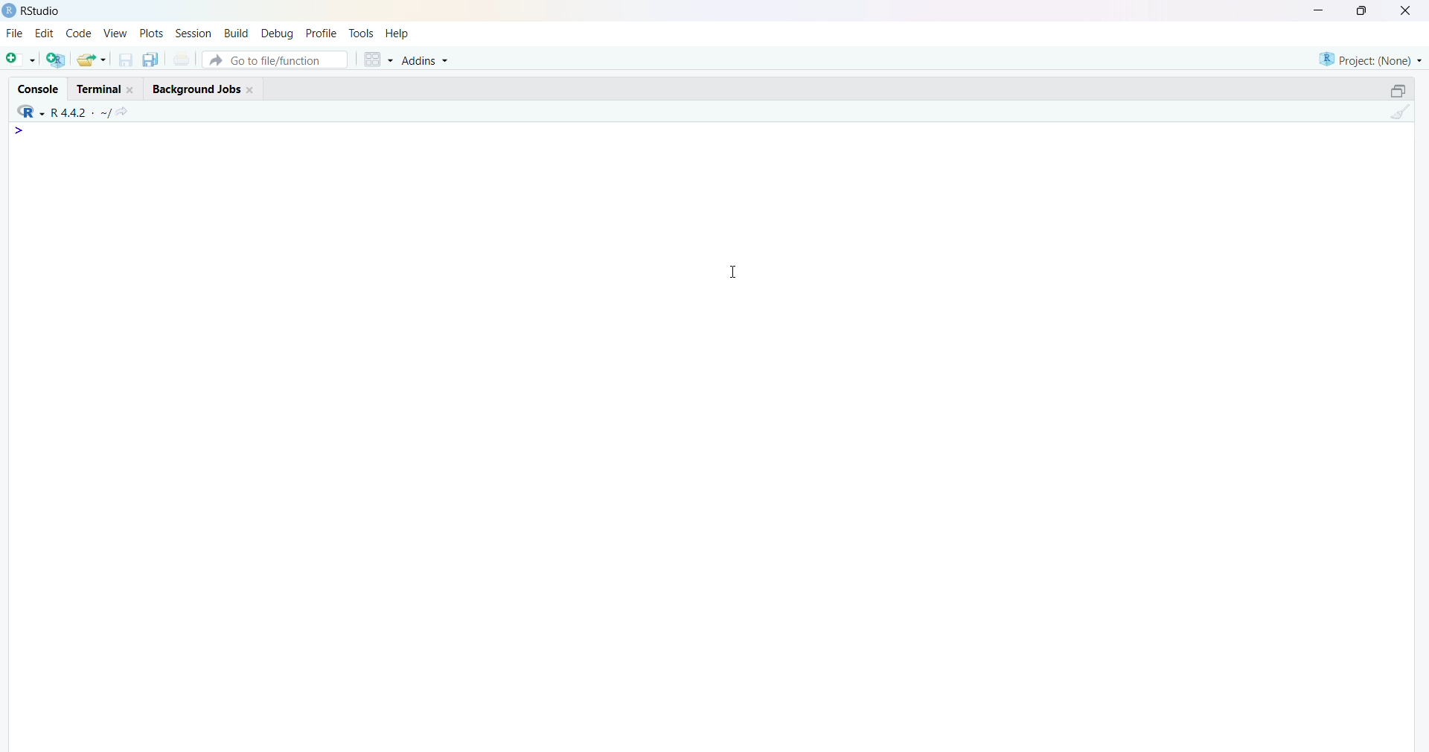 The width and height of the screenshot is (1429, 752). What do you see at coordinates (734, 272) in the screenshot?
I see `cursor` at bounding box center [734, 272].